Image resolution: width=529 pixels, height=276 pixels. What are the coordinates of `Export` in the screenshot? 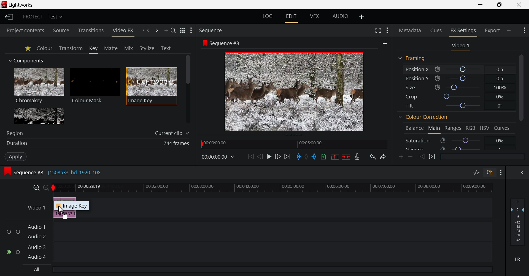 It's located at (492, 30).